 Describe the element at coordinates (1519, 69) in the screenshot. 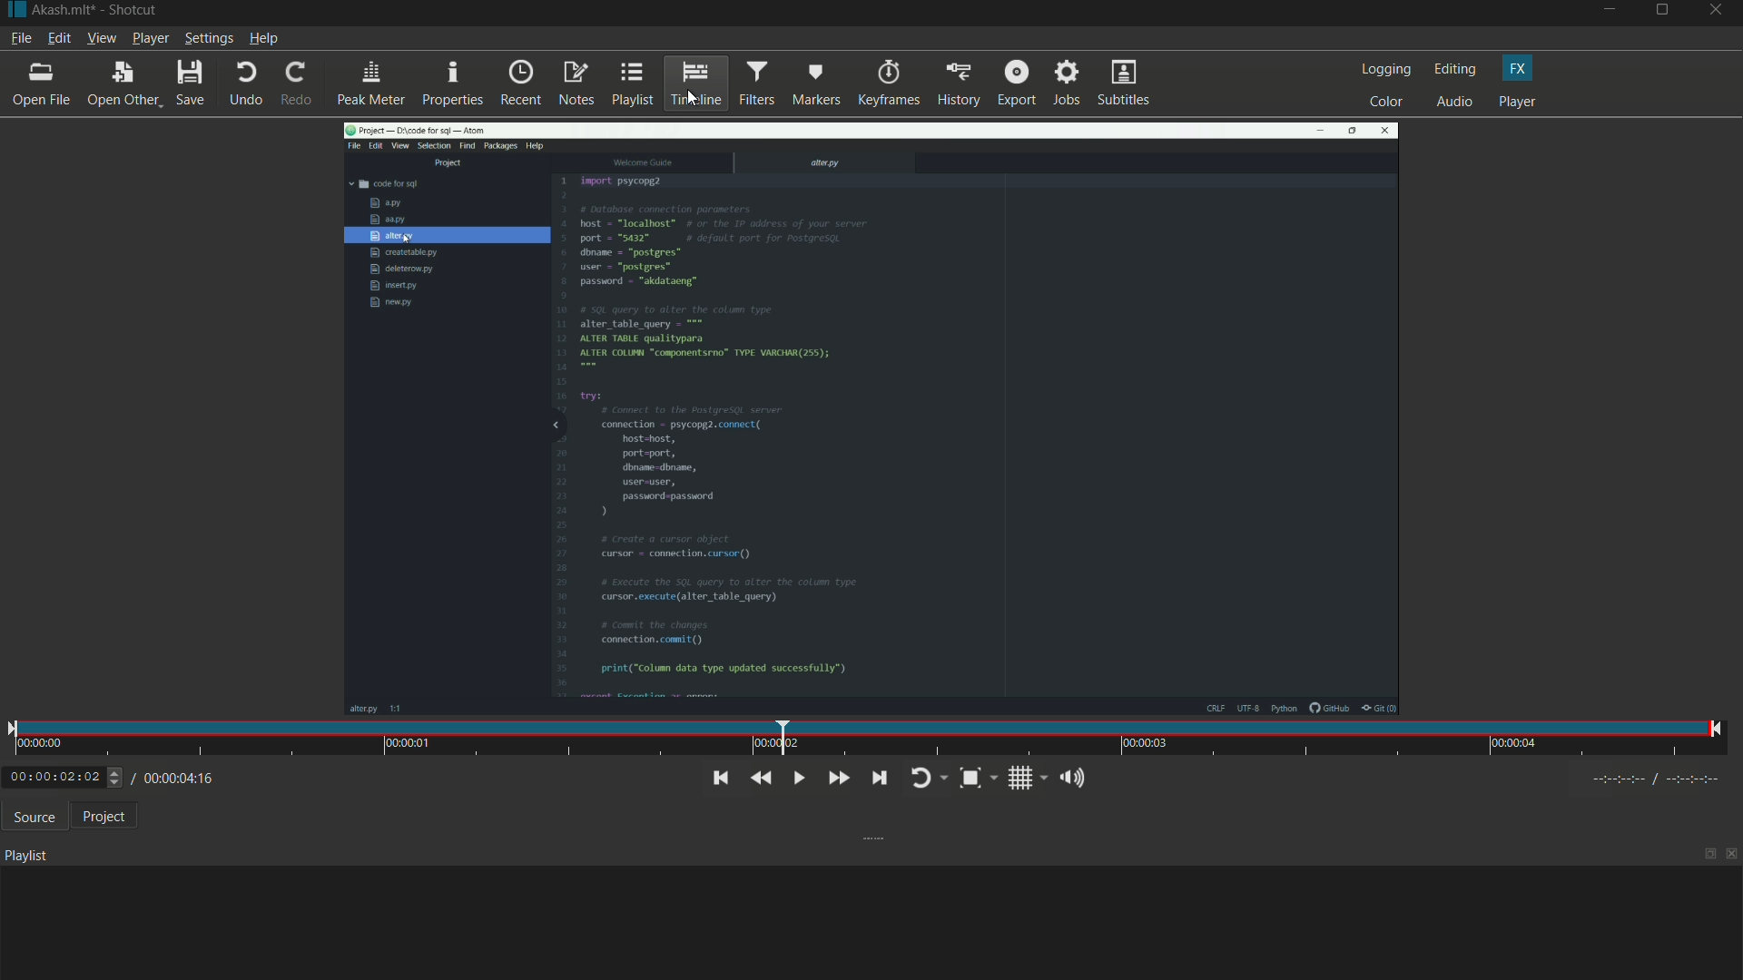

I see `fx` at that location.